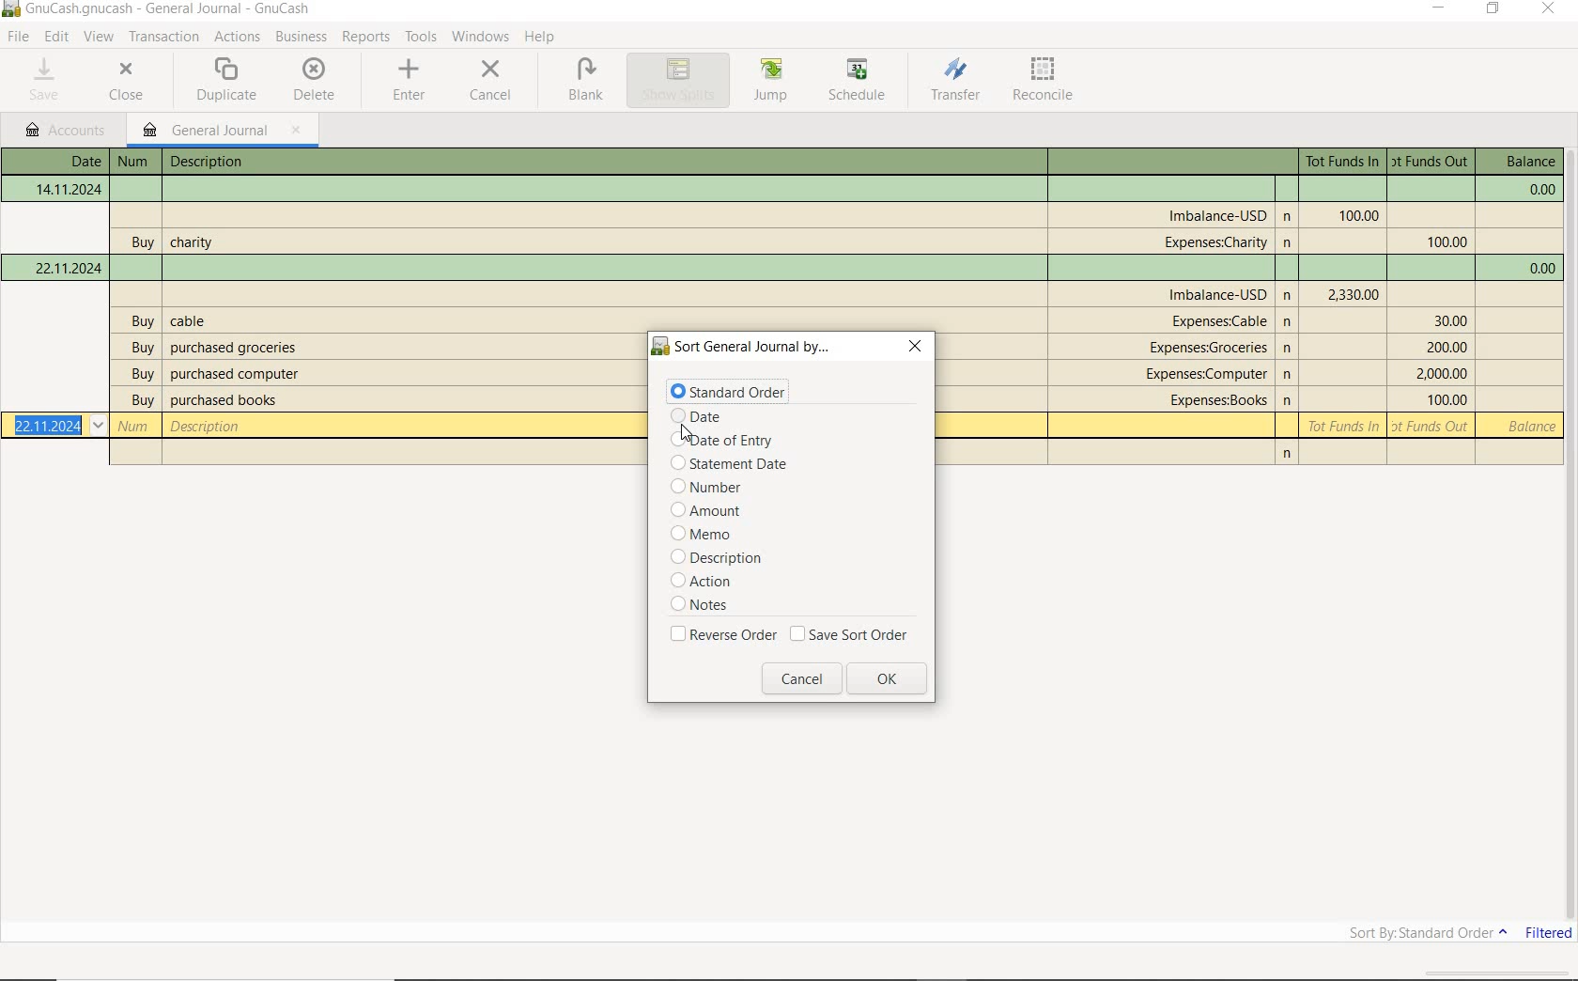 This screenshot has height=981, width=1578. I want to click on balance, so click(1538, 269).